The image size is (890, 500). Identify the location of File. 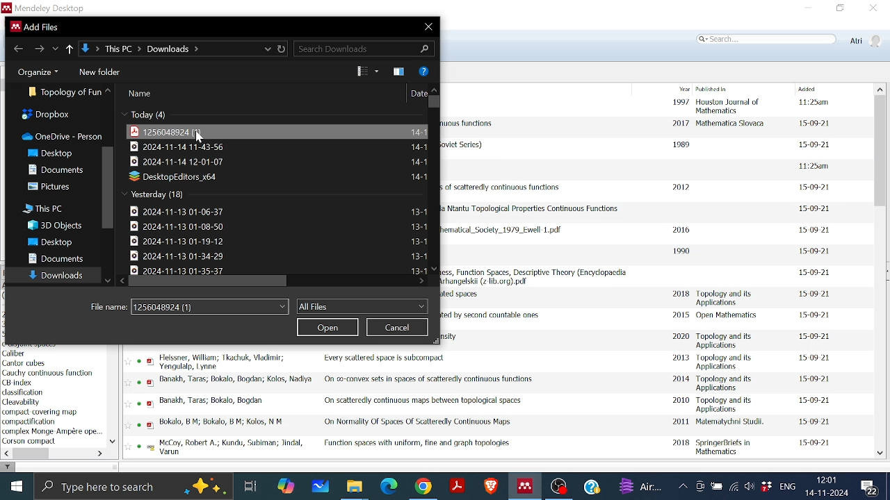
(178, 212).